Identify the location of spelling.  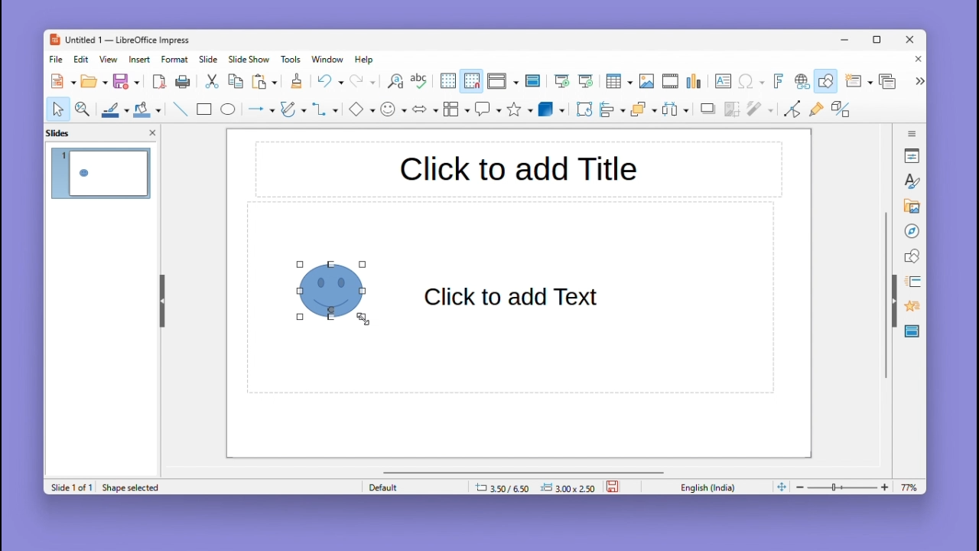
(419, 82).